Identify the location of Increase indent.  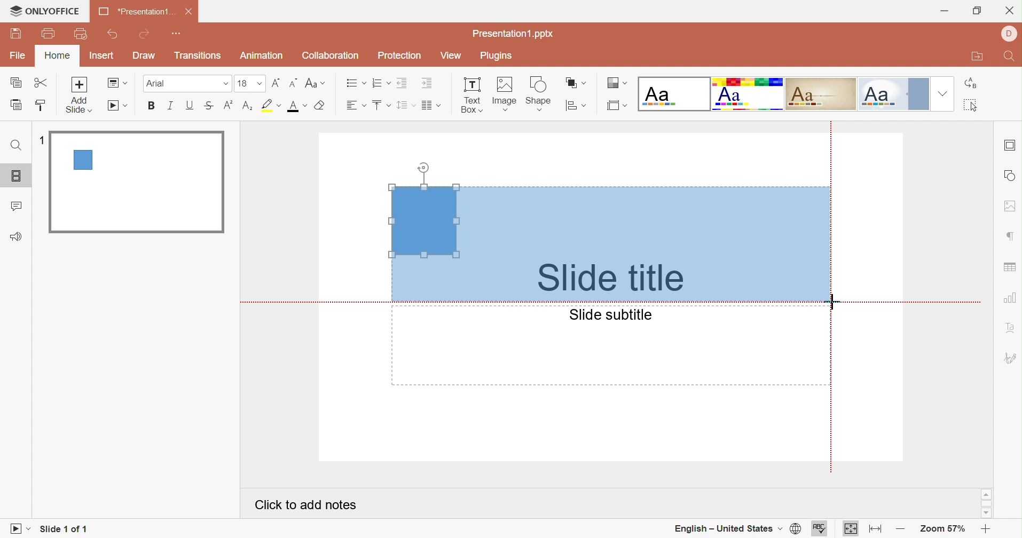
(429, 83).